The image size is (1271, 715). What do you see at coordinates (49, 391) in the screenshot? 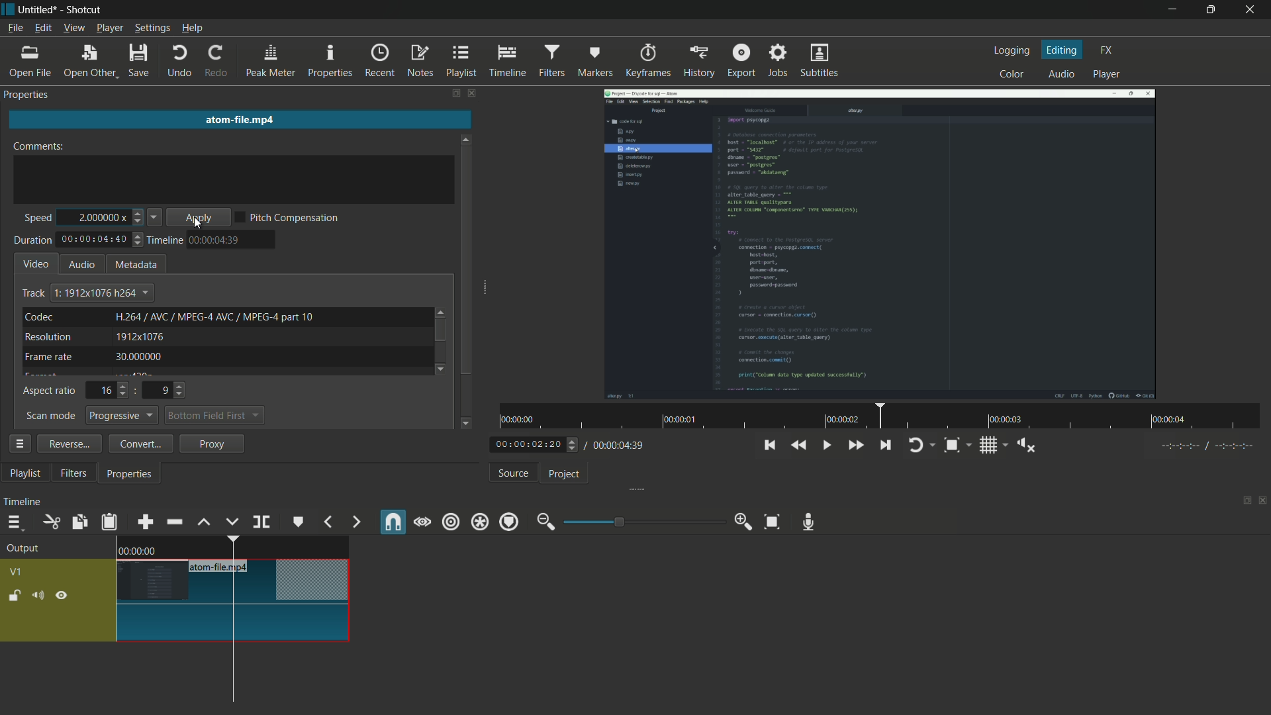
I see `aspect ratio` at bounding box center [49, 391].